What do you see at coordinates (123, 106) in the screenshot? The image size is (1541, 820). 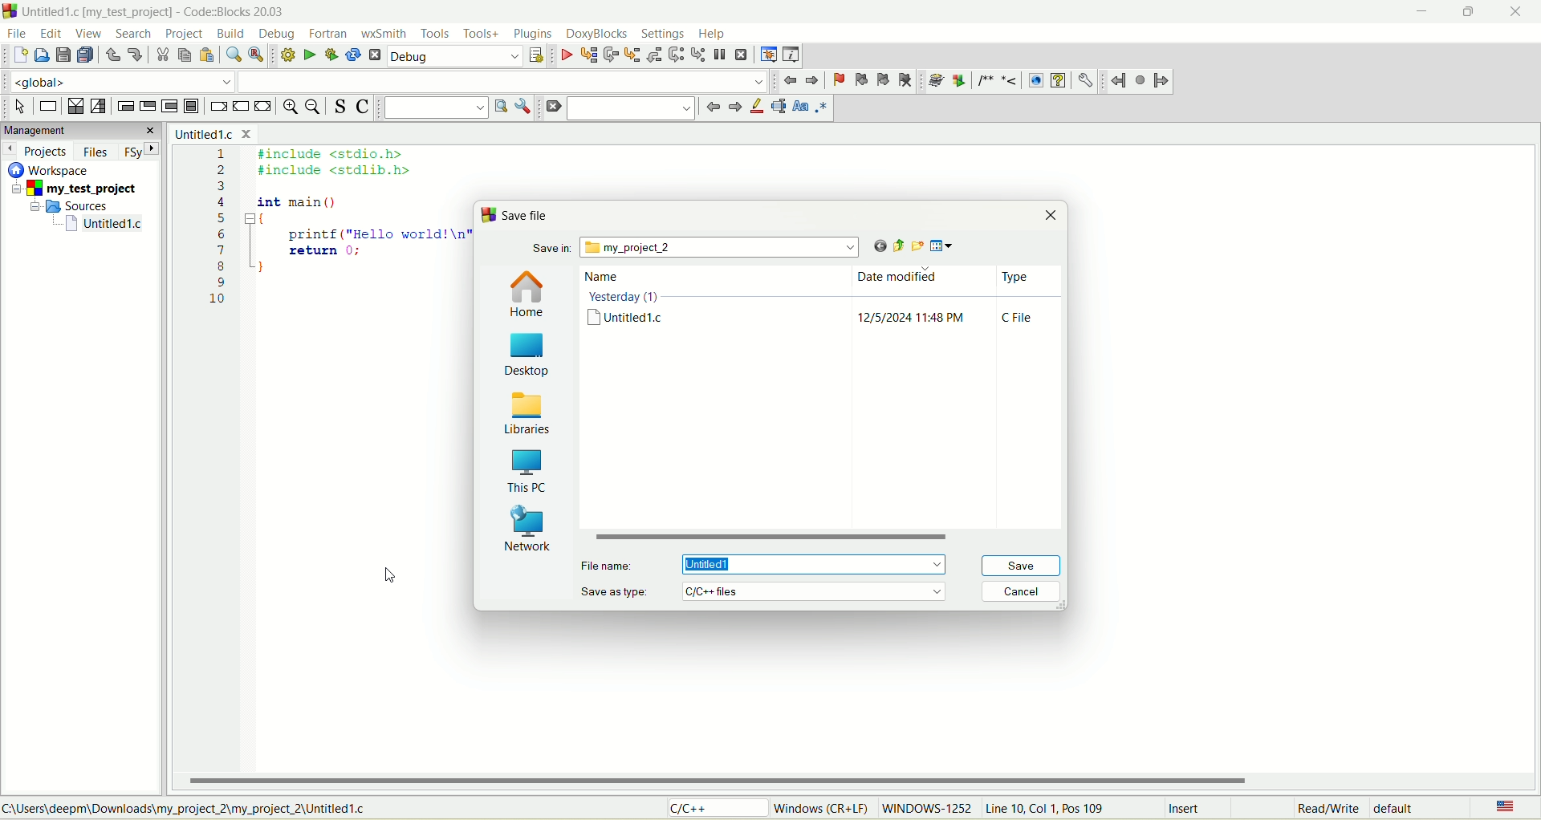 I see `entry condition loop` at bounding box center [123, 106].